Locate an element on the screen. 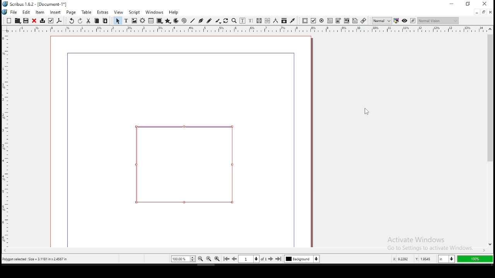  shape is located at coordinates (184, 164).